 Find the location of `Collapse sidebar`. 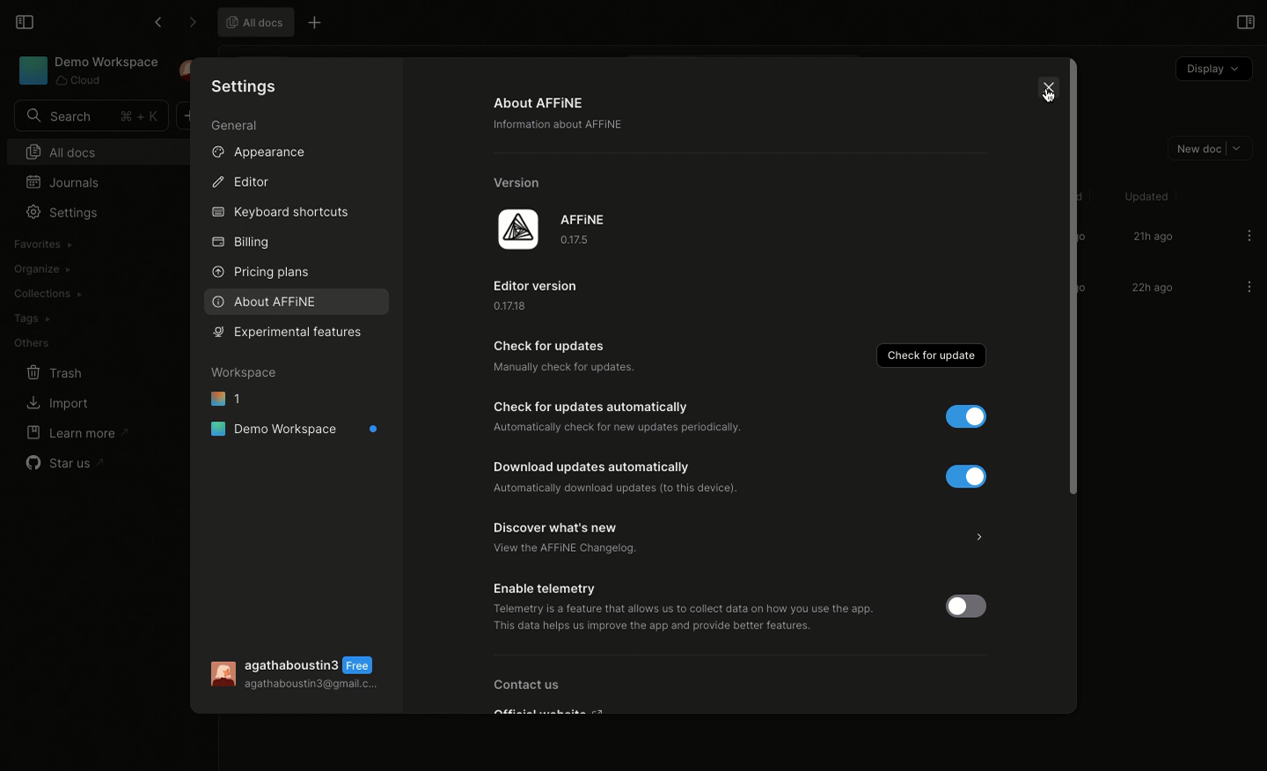

Collapse sidebar is located at coordinates (23, 20).